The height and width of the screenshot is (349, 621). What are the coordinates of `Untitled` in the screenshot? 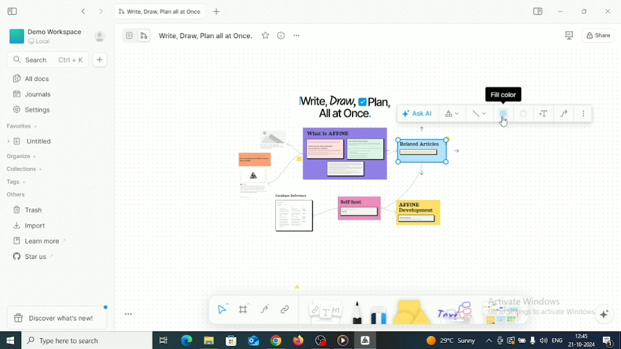 It's located at (32, 142).